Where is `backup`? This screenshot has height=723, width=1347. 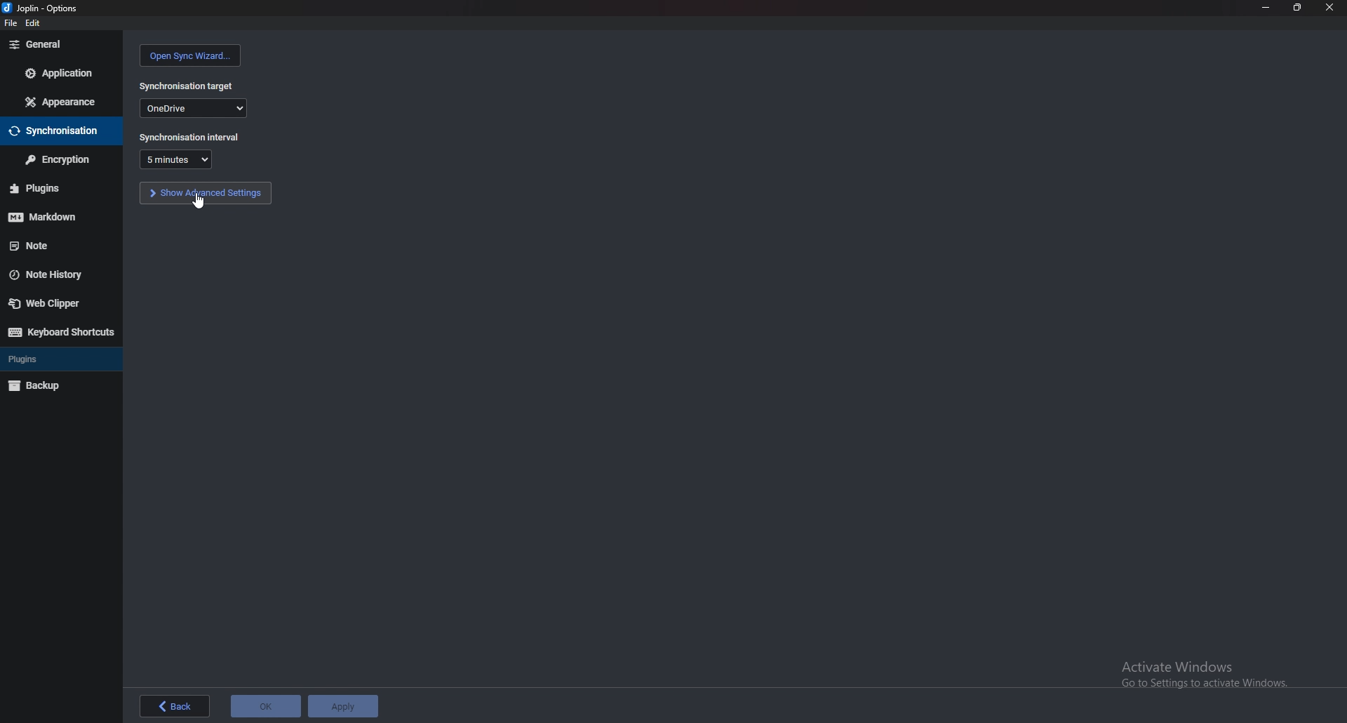 backup is located at coordinates (52, 387).